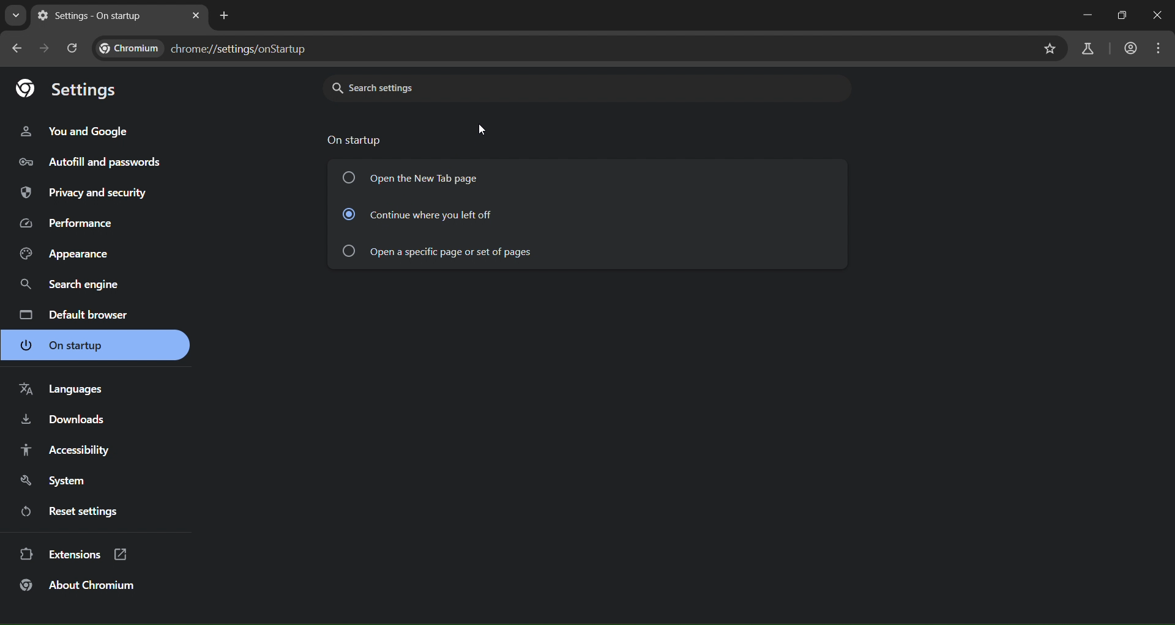 This screenshot has width=1175, height=625. Describe the element at coordinates (1124, 16) in the screenshot. I see `restore down` at that location.